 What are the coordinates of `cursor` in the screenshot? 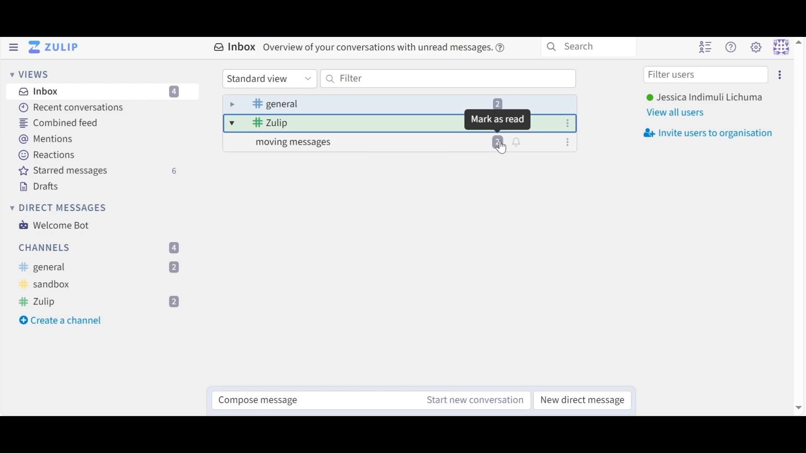 It's located at (505, 152).